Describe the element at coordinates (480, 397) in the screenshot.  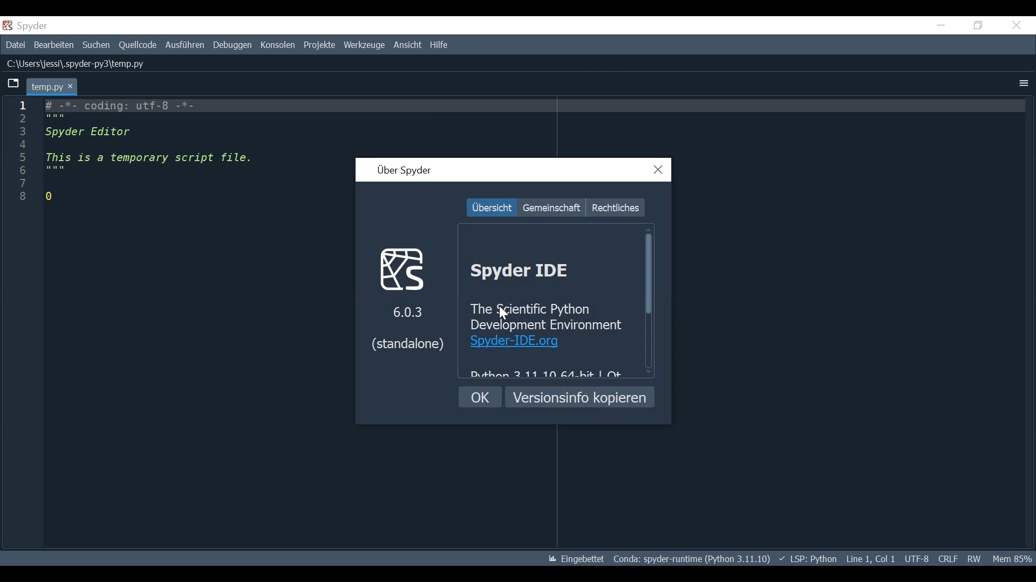
I see `OK` at that location.